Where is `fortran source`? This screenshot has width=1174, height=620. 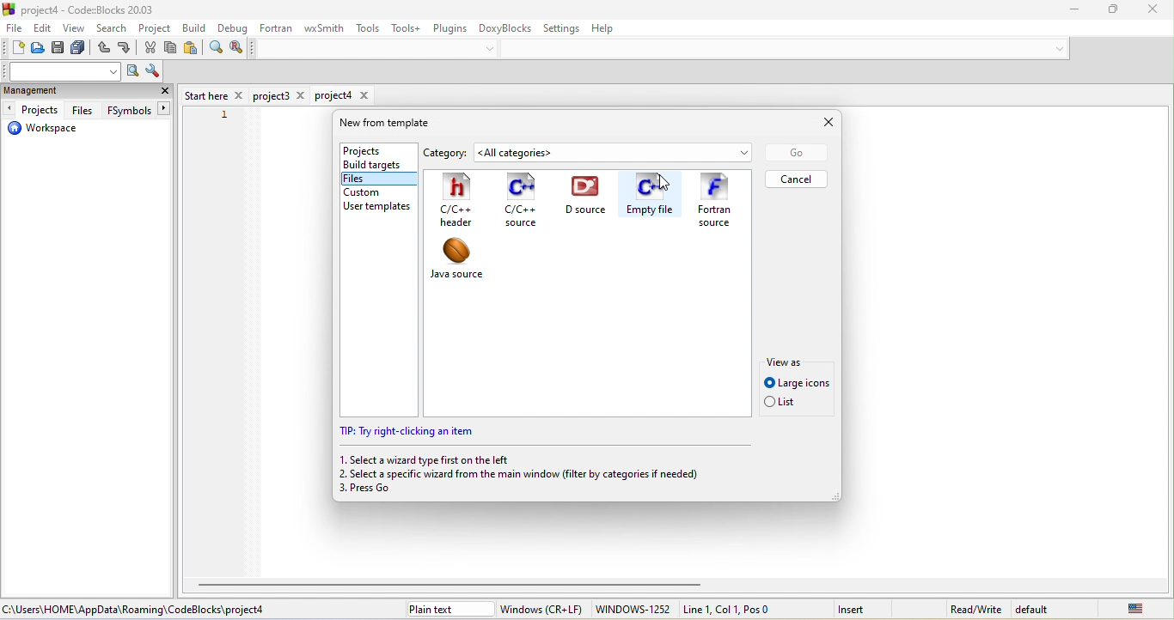
fortran source is located at coordinates (718, 201).